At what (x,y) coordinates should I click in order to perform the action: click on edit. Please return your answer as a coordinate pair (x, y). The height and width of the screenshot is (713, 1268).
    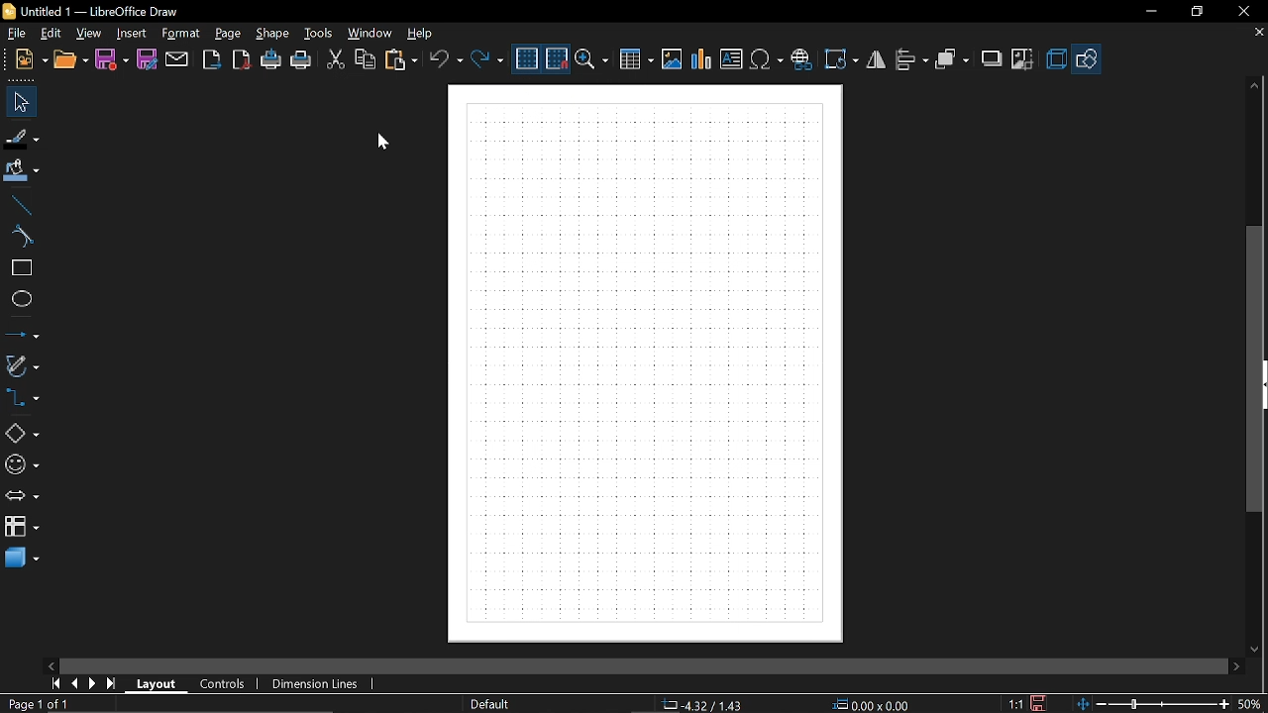
    Looking at the image, I should click on (50, 34).